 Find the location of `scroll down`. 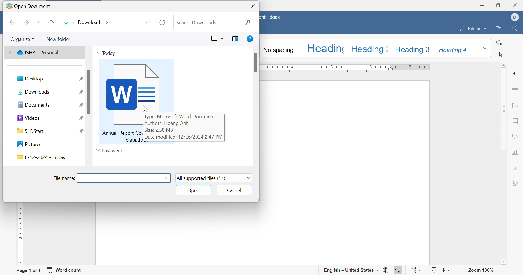

scroll down is located at coordinates (505, 264).